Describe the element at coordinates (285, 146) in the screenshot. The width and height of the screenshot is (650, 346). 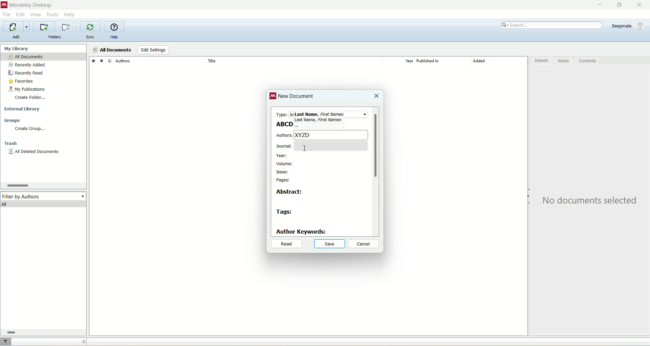
I see `journal` at that location.